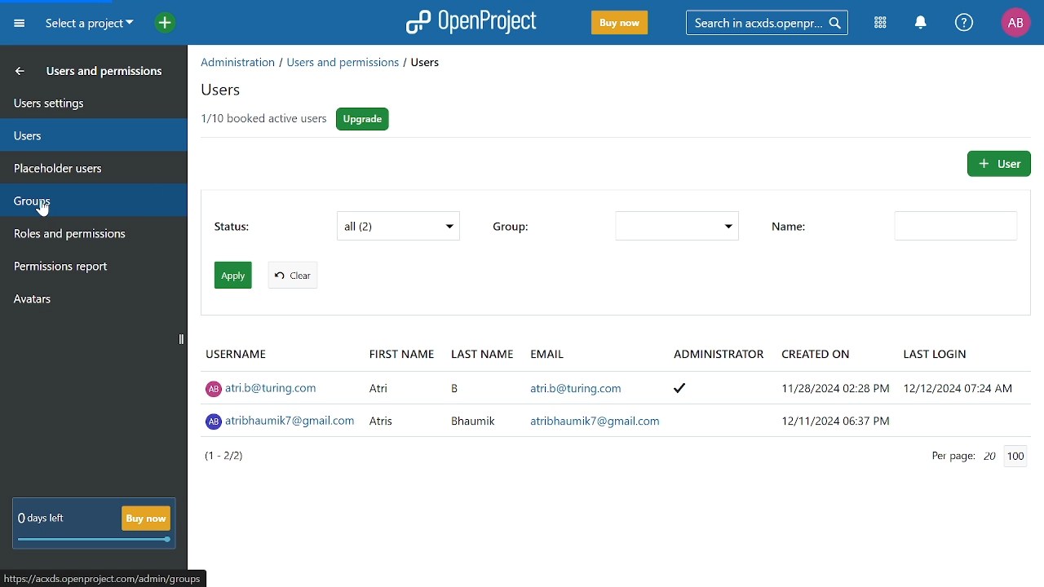  I want to click on per page, so click(944, 457).